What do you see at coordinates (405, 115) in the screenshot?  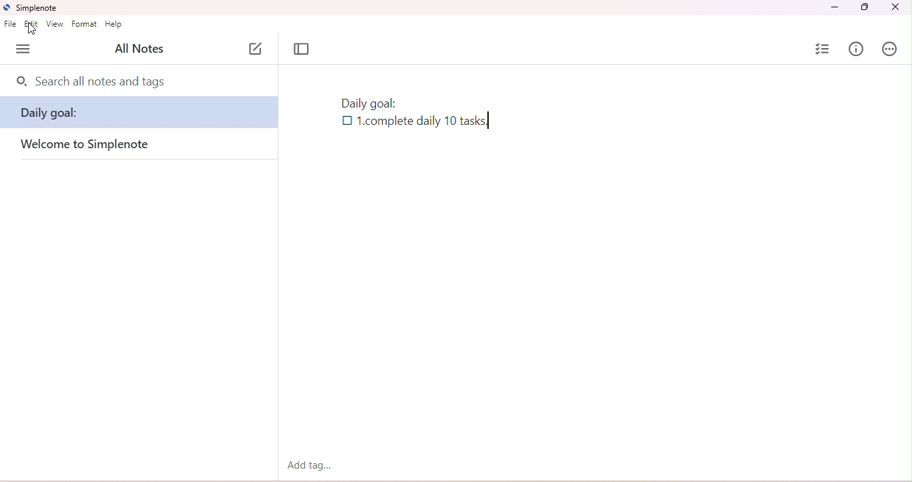 I see `daily goals list` at bounding box center [405, 115].